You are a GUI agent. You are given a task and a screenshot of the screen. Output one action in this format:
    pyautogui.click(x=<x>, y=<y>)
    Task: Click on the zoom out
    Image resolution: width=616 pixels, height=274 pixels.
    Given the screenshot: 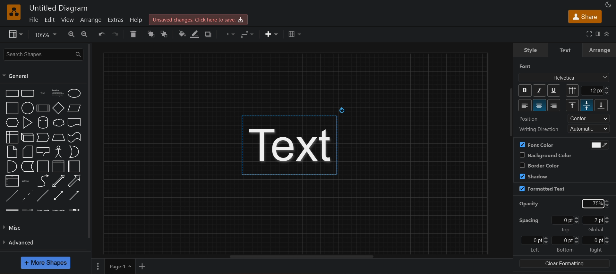 What is the action you would take?
    pyautogui.click(x=84, y=34)
    